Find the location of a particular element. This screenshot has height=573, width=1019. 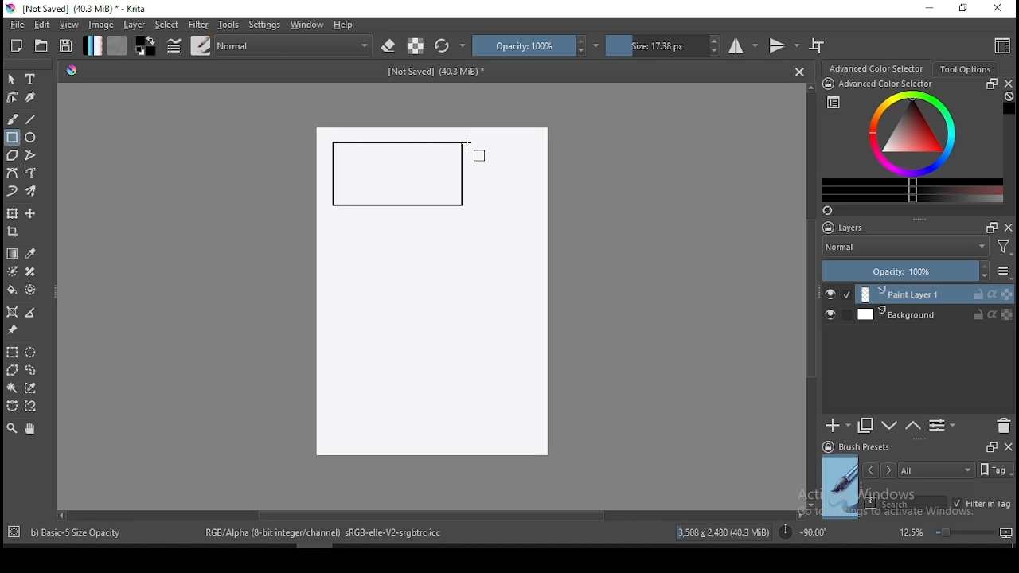

scroll bar is located at coordinates (429, 514).